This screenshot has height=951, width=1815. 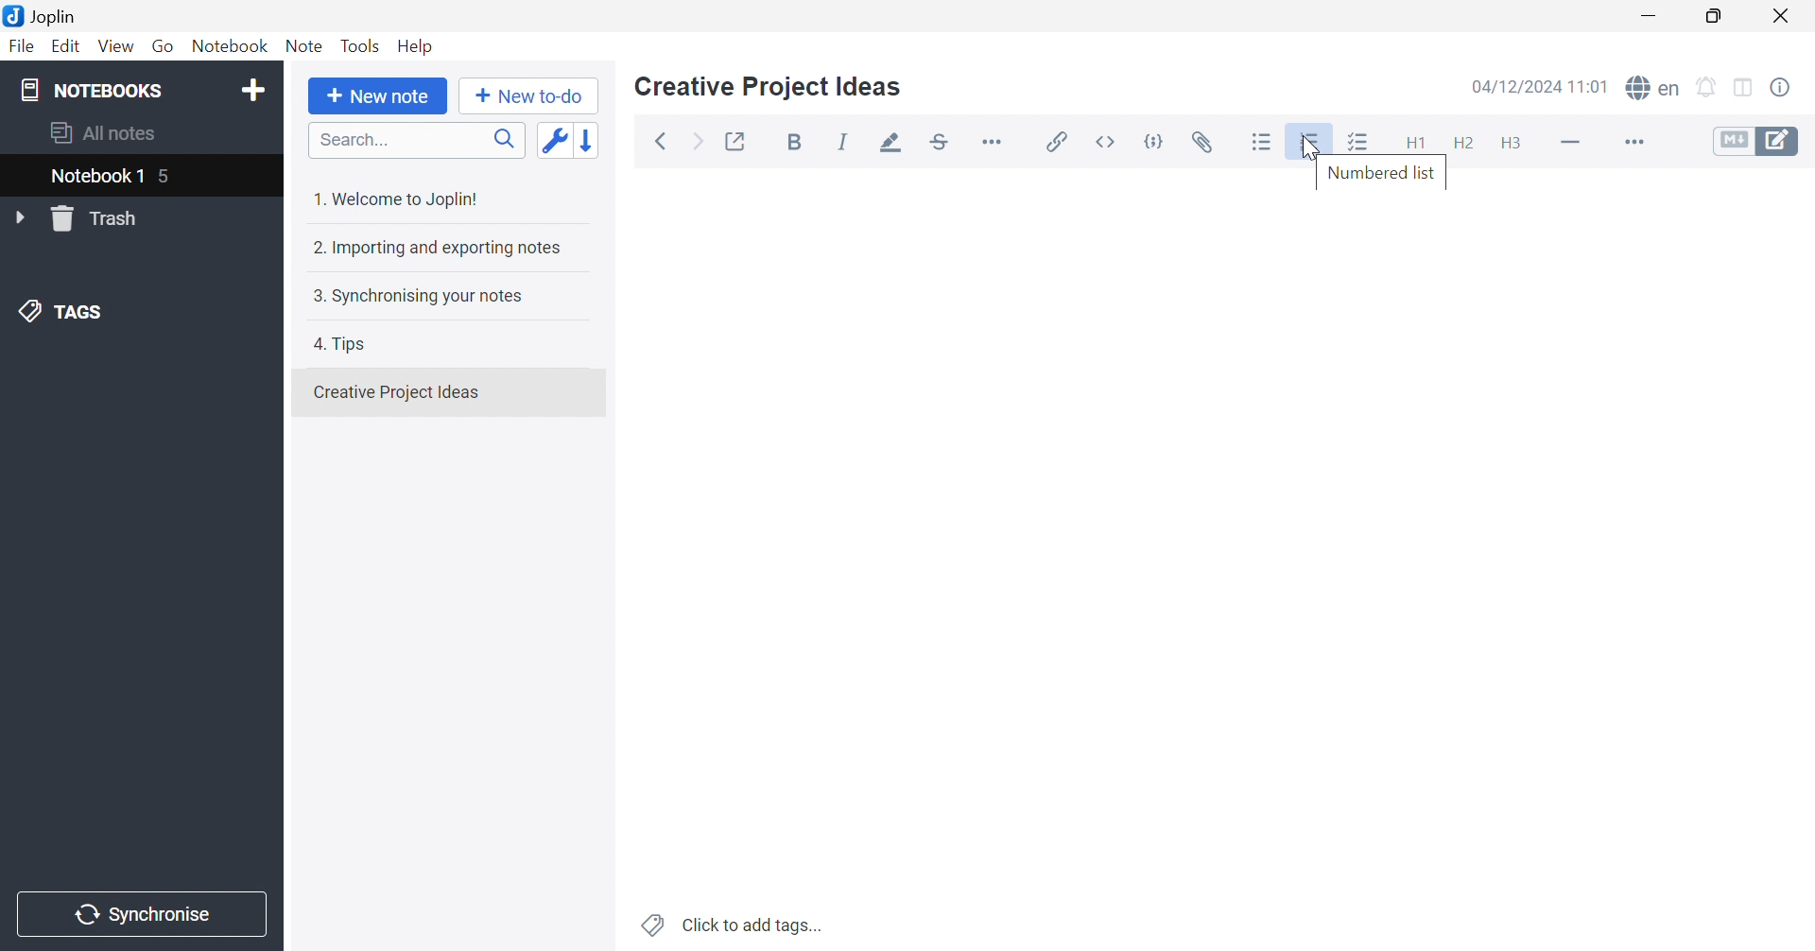 I want to click on Cursor, so click(x=1315, y=144).